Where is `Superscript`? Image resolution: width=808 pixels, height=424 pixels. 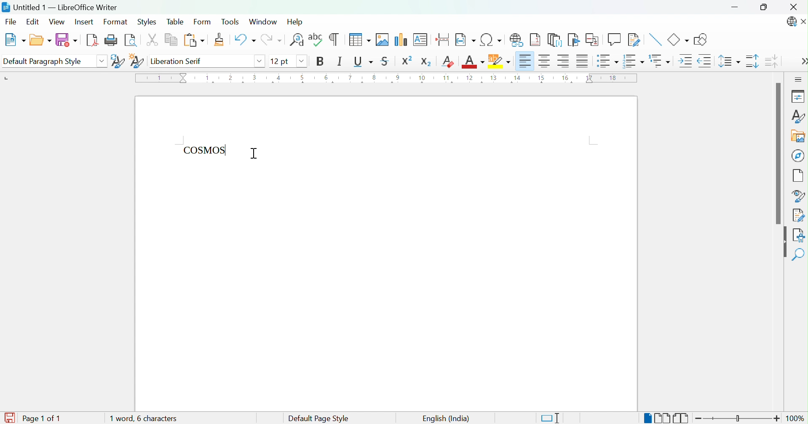 Superscript is located at coordinates (408, 61).